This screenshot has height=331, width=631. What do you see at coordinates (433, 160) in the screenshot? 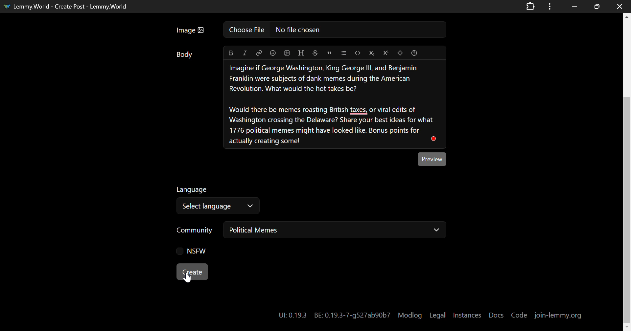
I see `Post Preview Button` at bounding box center [433, 160].